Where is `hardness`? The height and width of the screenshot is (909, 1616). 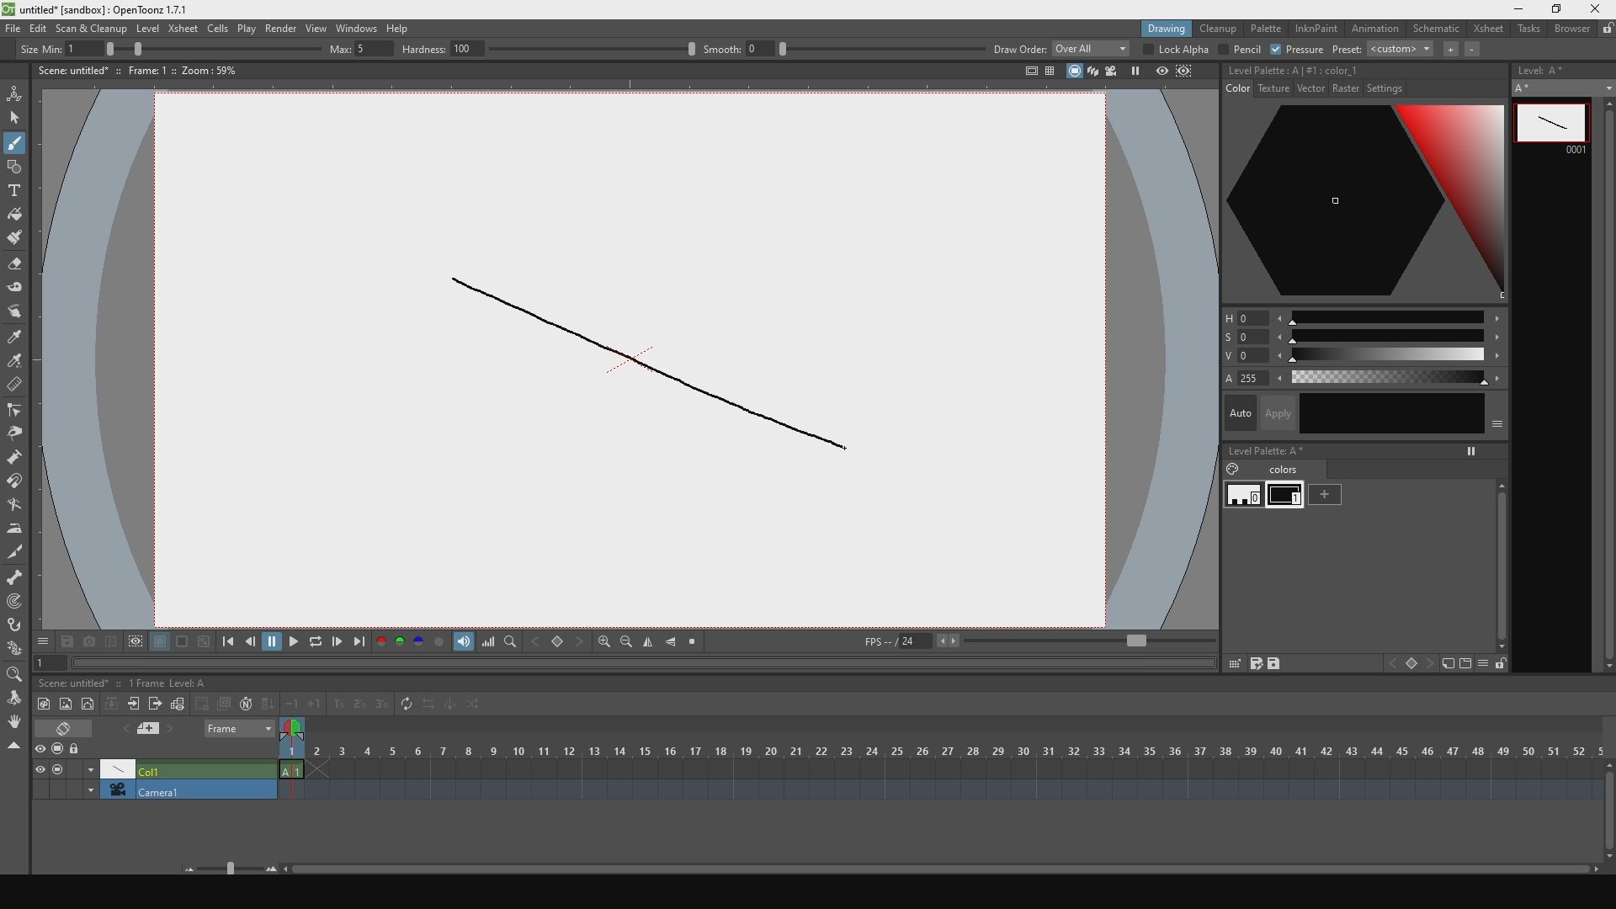 hardness is located at coordinates (545, 49).